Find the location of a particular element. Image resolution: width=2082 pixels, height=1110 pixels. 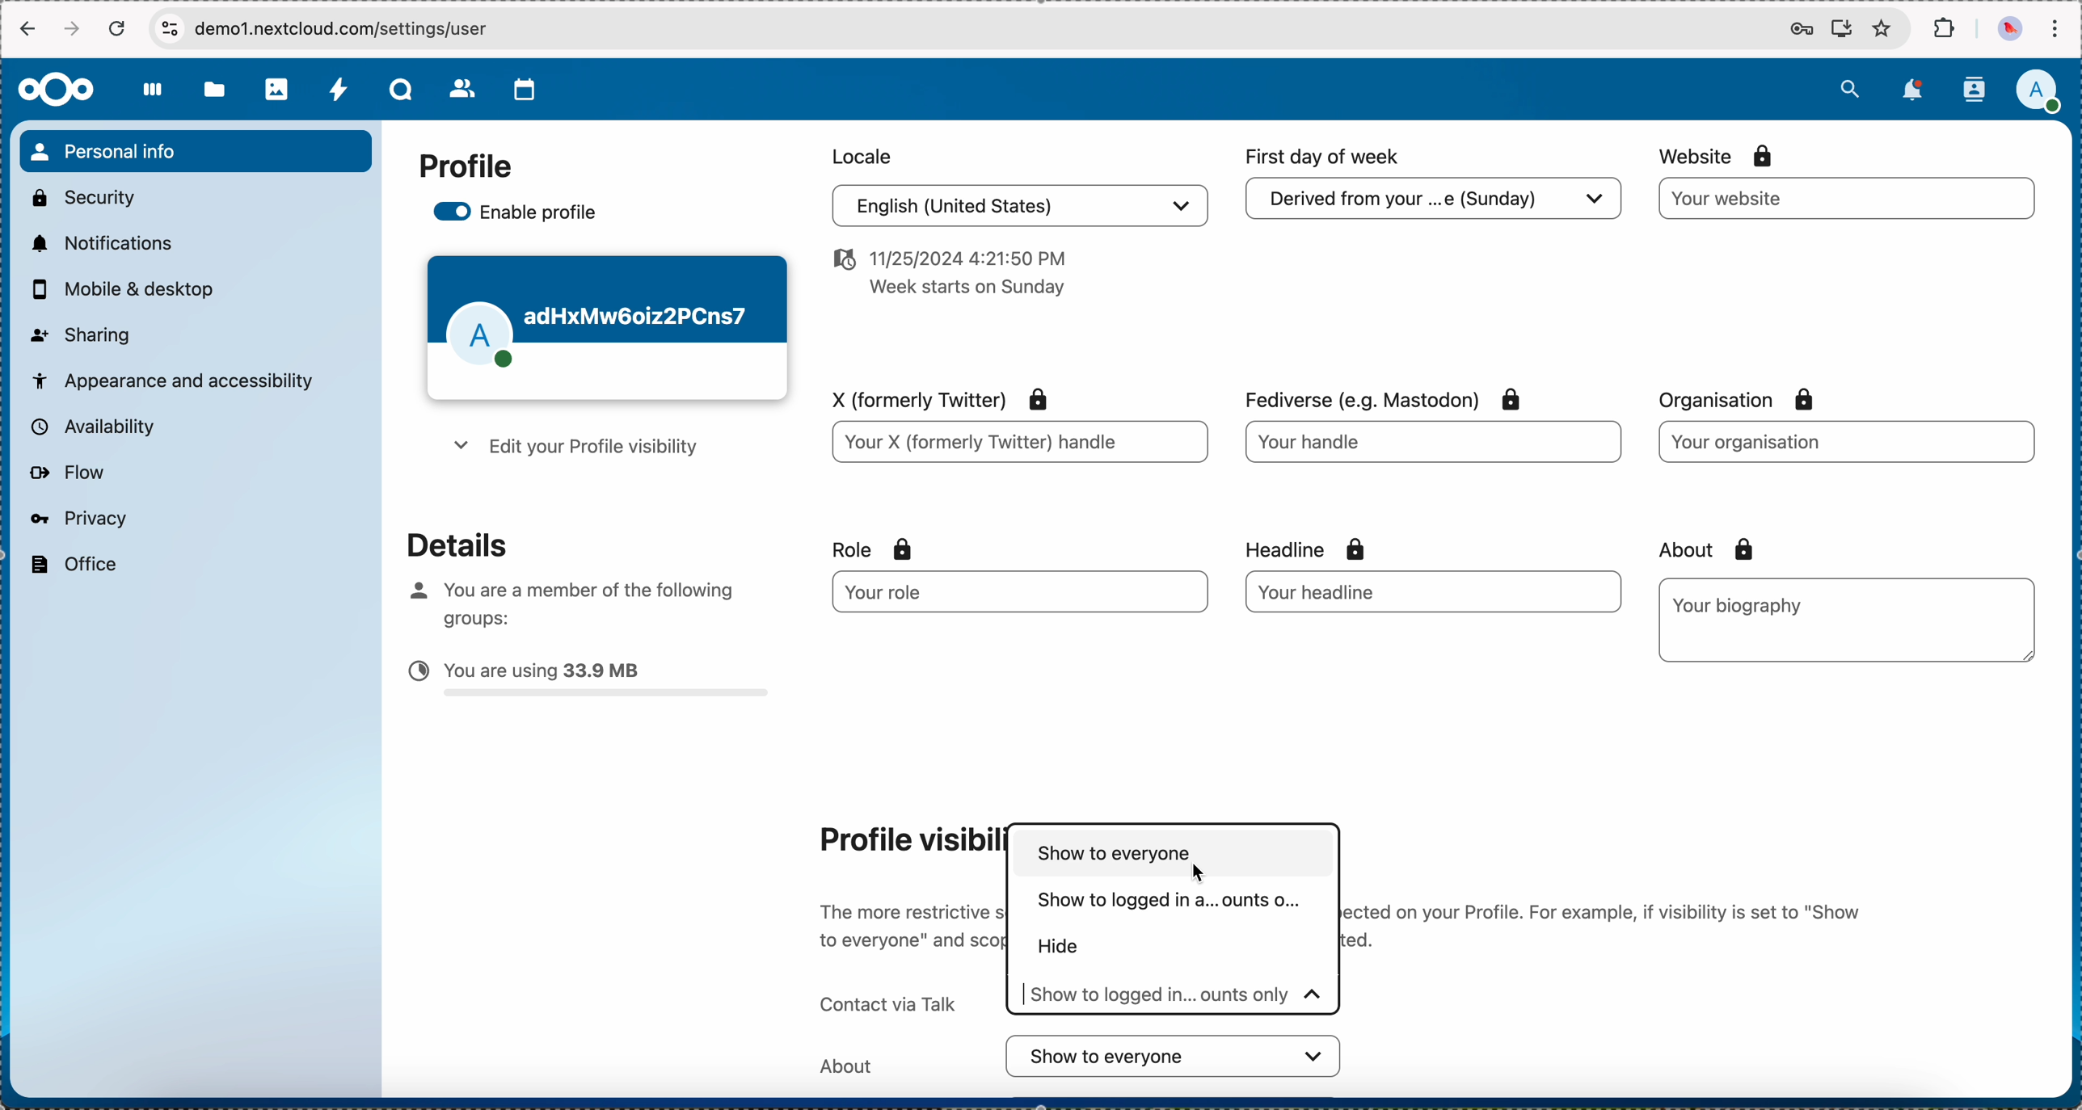

organisation is located at coordinates (1844, 441).